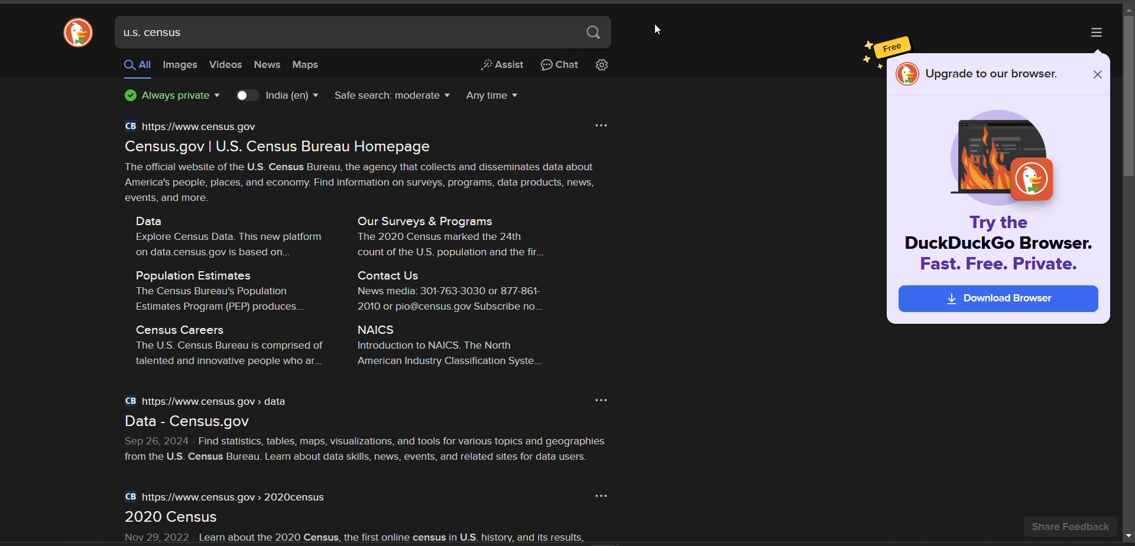  Describe the element at coordinates (215, 300) in the screenshot. I see `The Census Bureau's Population
Estimates Program (PEP) produces.` at that location.